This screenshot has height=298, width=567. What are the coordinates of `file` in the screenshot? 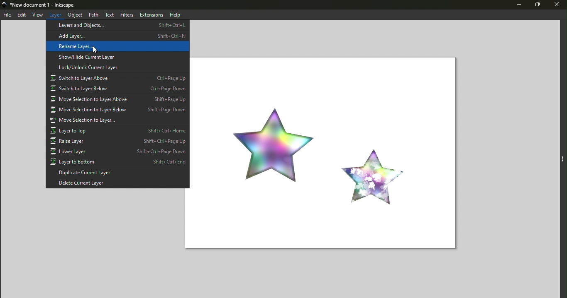 It's located at (7, 15).